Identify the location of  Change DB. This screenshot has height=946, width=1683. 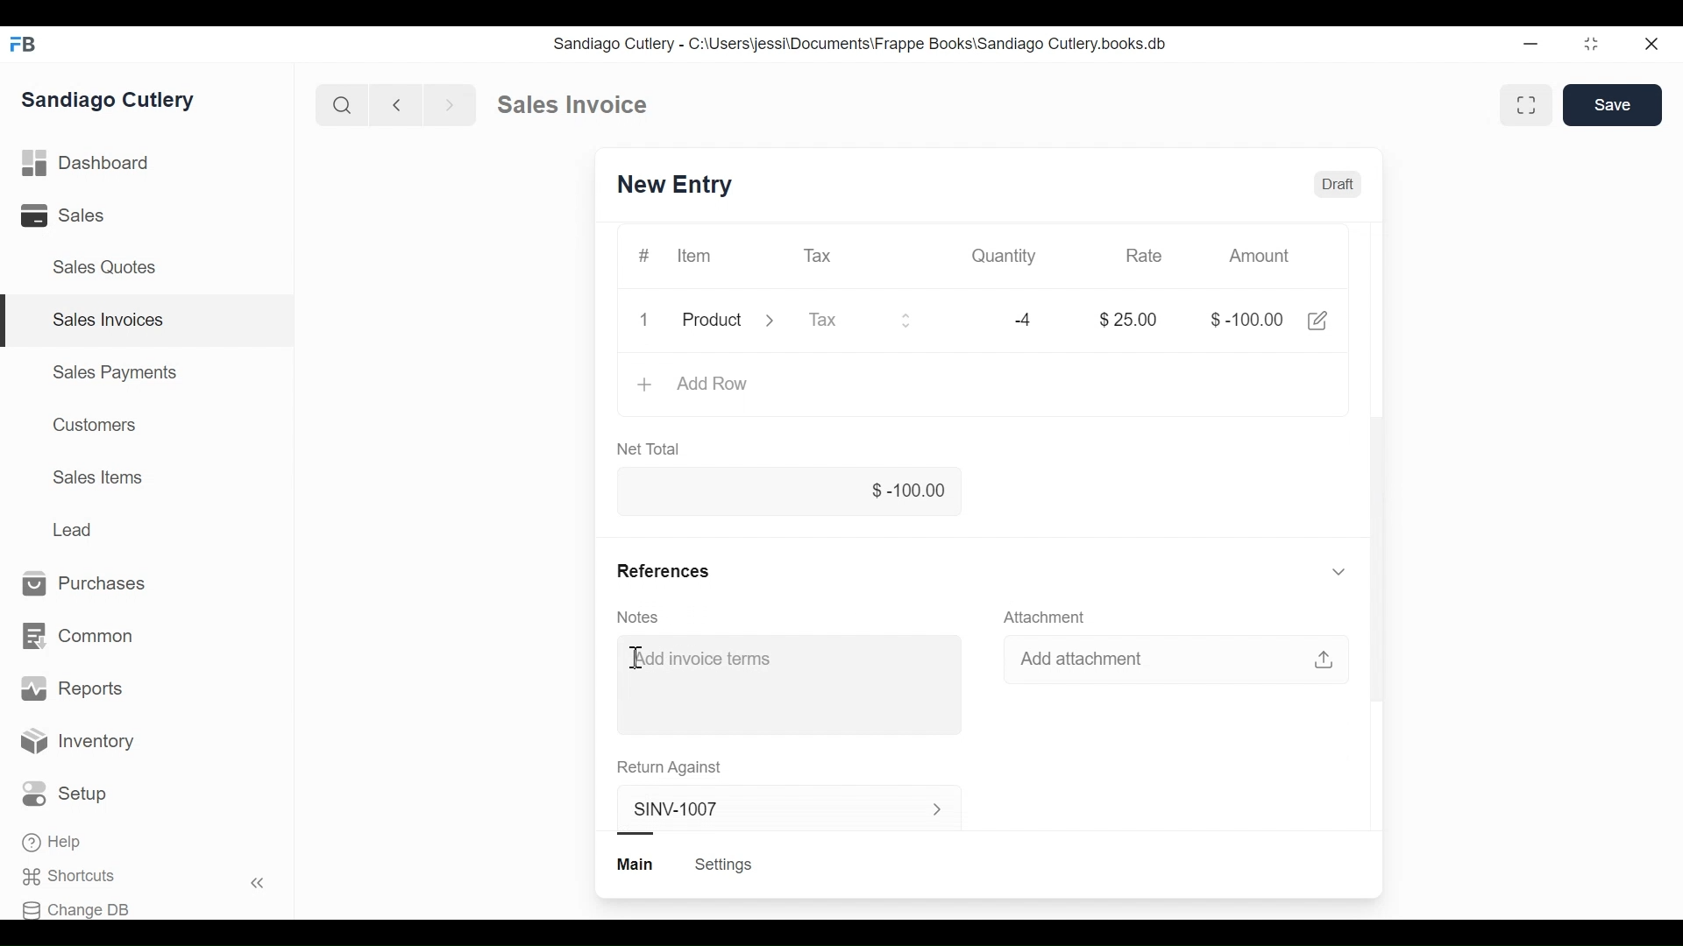
(77, 909).